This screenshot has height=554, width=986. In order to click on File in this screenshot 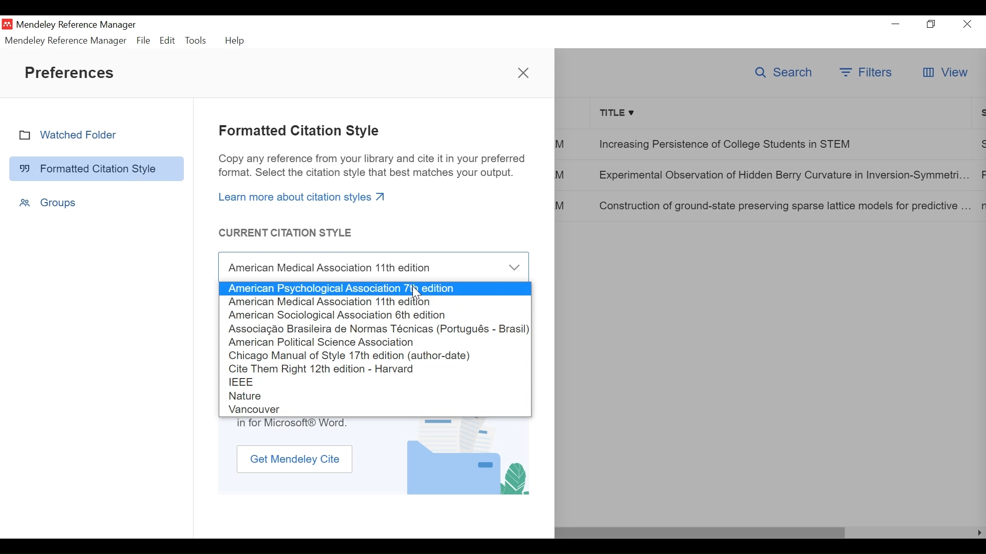, I will do `click(143, 41)`.